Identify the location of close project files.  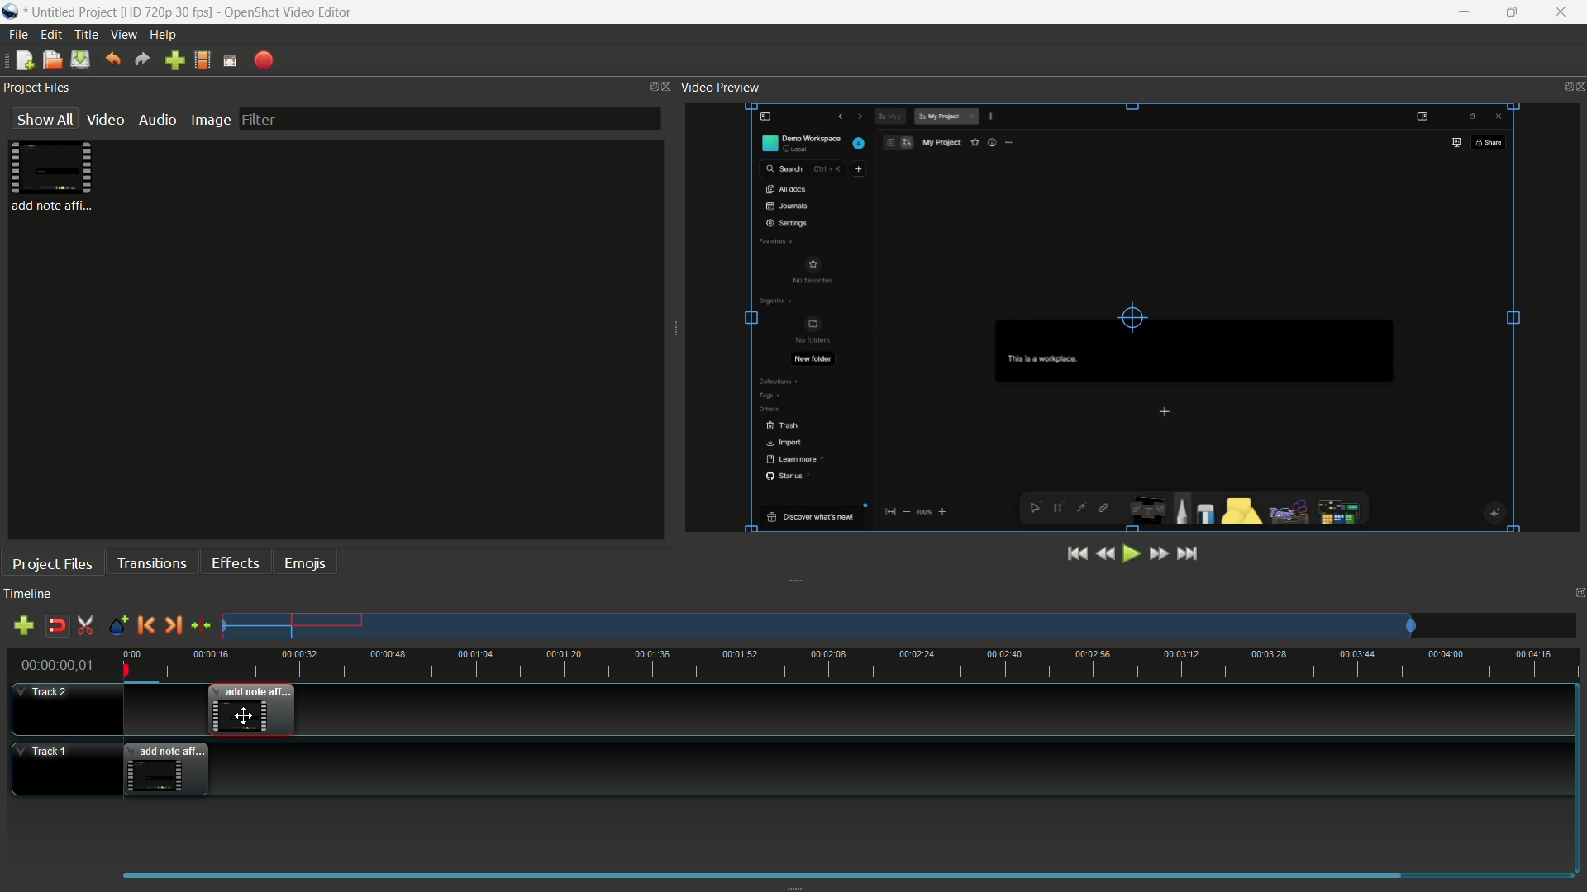
(669, 86).